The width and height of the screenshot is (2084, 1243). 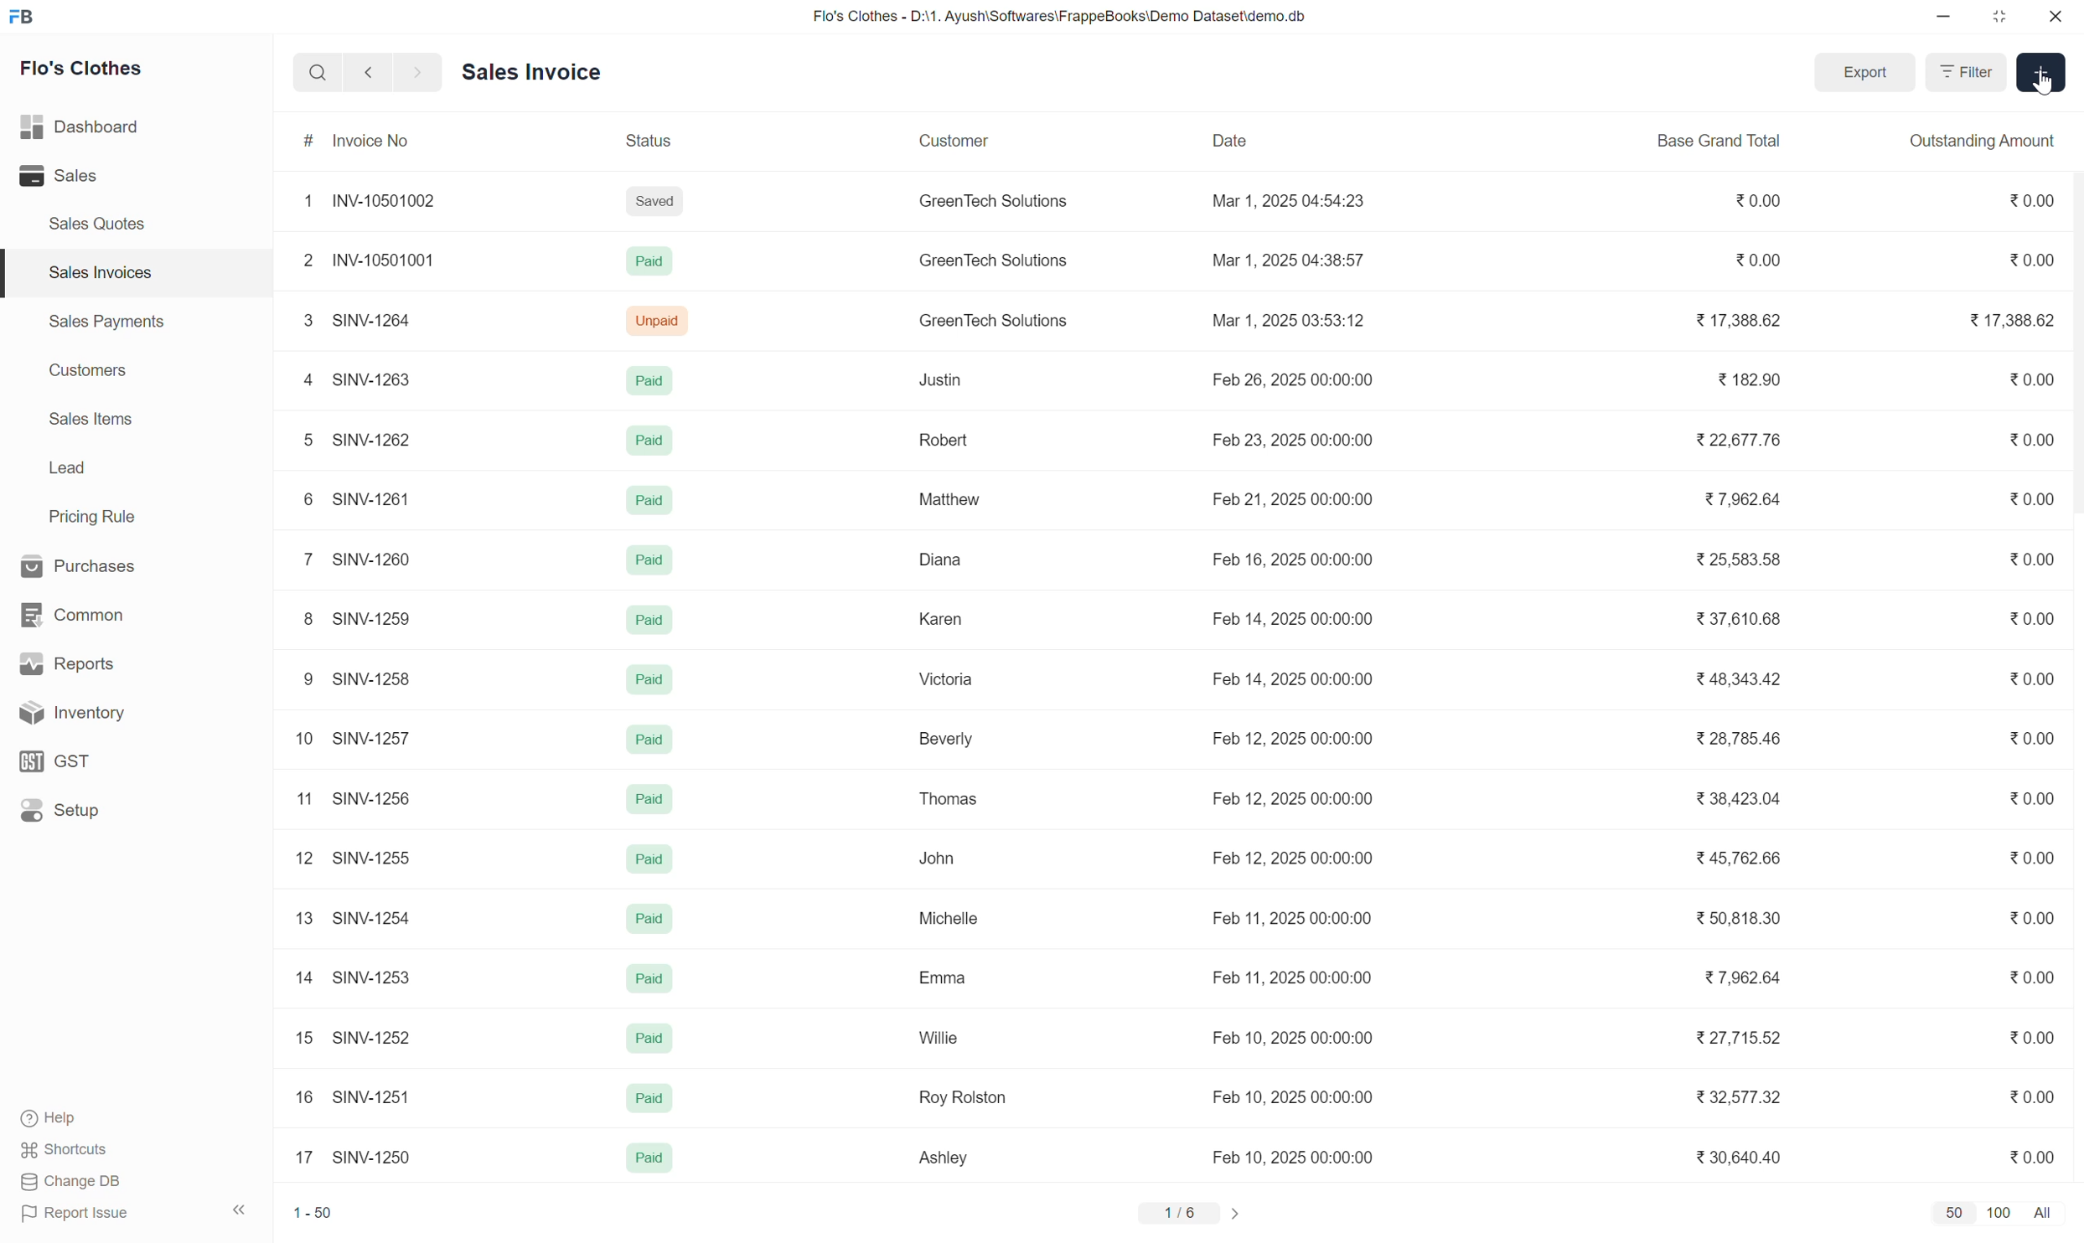 I want to click on Filter, so click(x=1962, y=71).